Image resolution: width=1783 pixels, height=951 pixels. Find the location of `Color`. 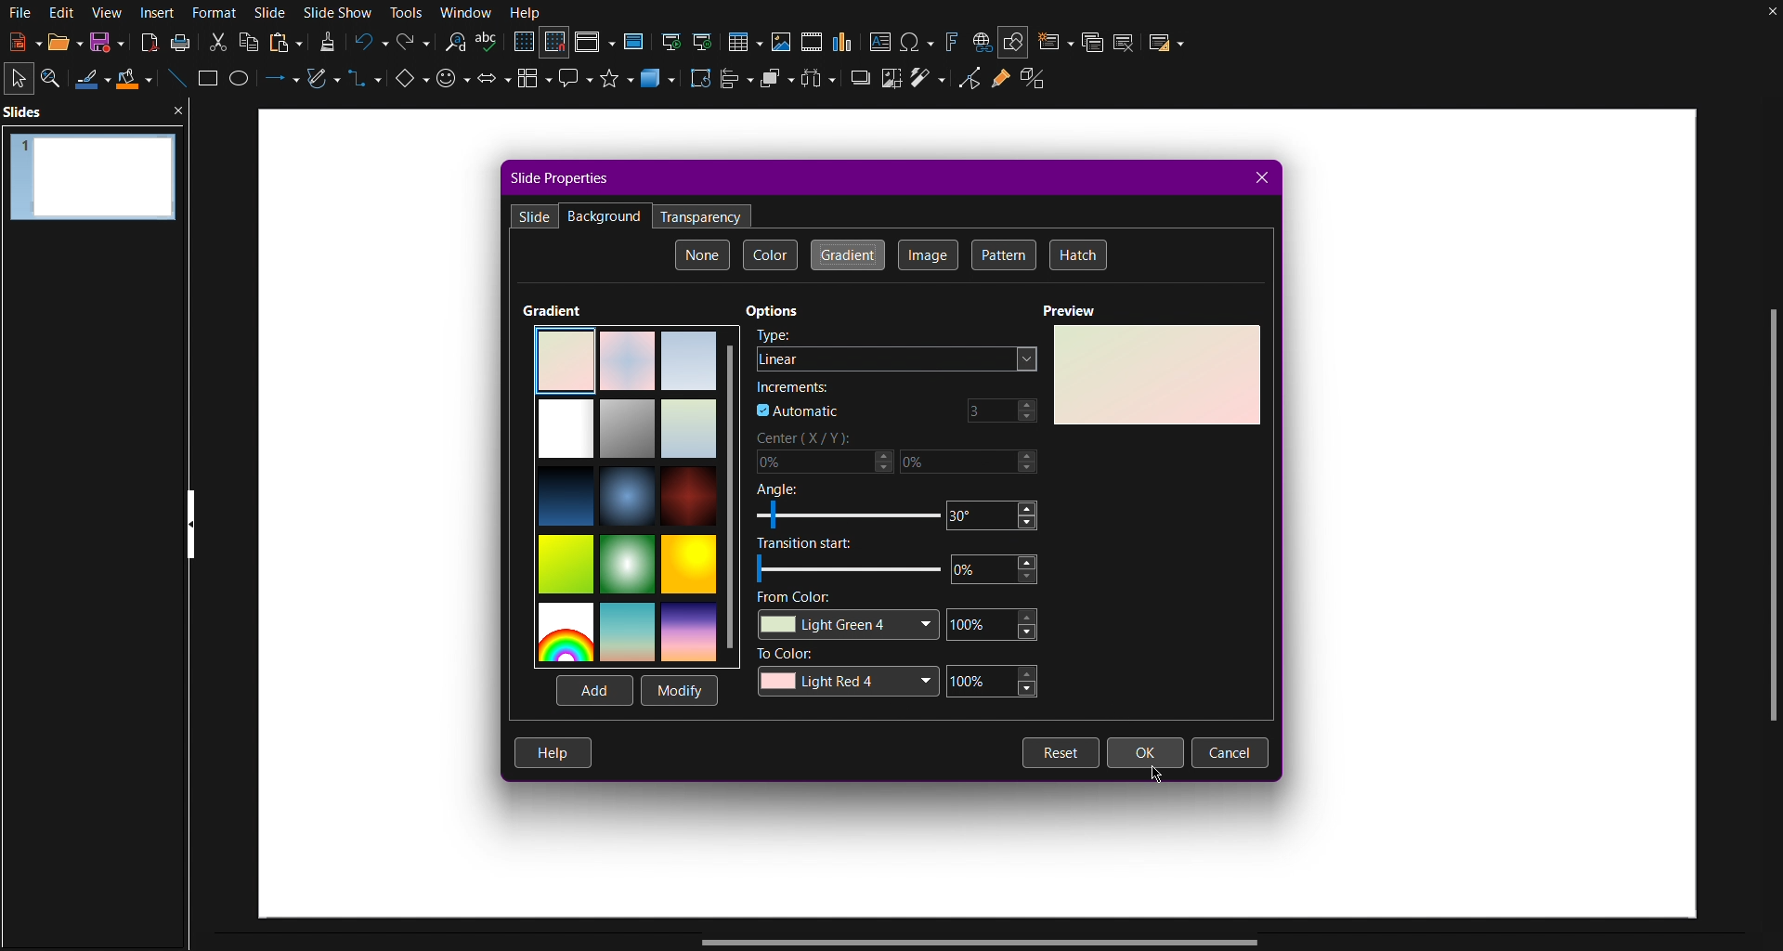

Color is located at coordinates (771, 256).